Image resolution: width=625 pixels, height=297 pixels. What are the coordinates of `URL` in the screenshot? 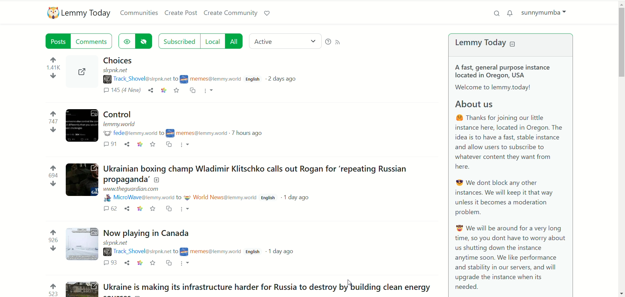 It's located at (117, 70).